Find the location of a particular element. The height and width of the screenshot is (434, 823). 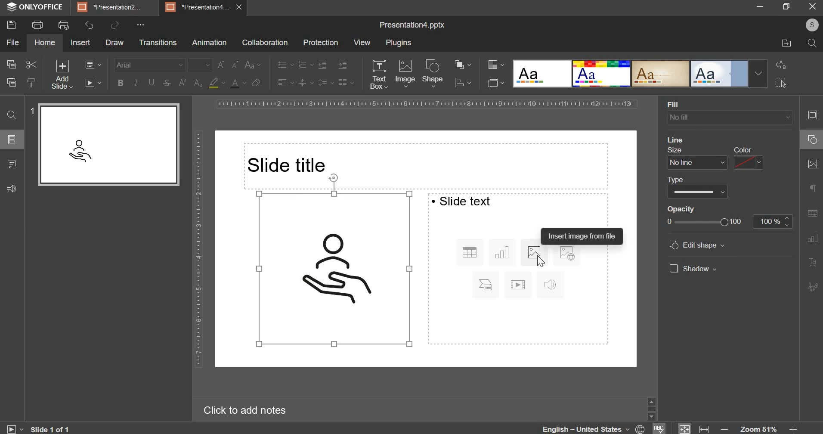

Drop-down  is located at coordinates (758, 74).